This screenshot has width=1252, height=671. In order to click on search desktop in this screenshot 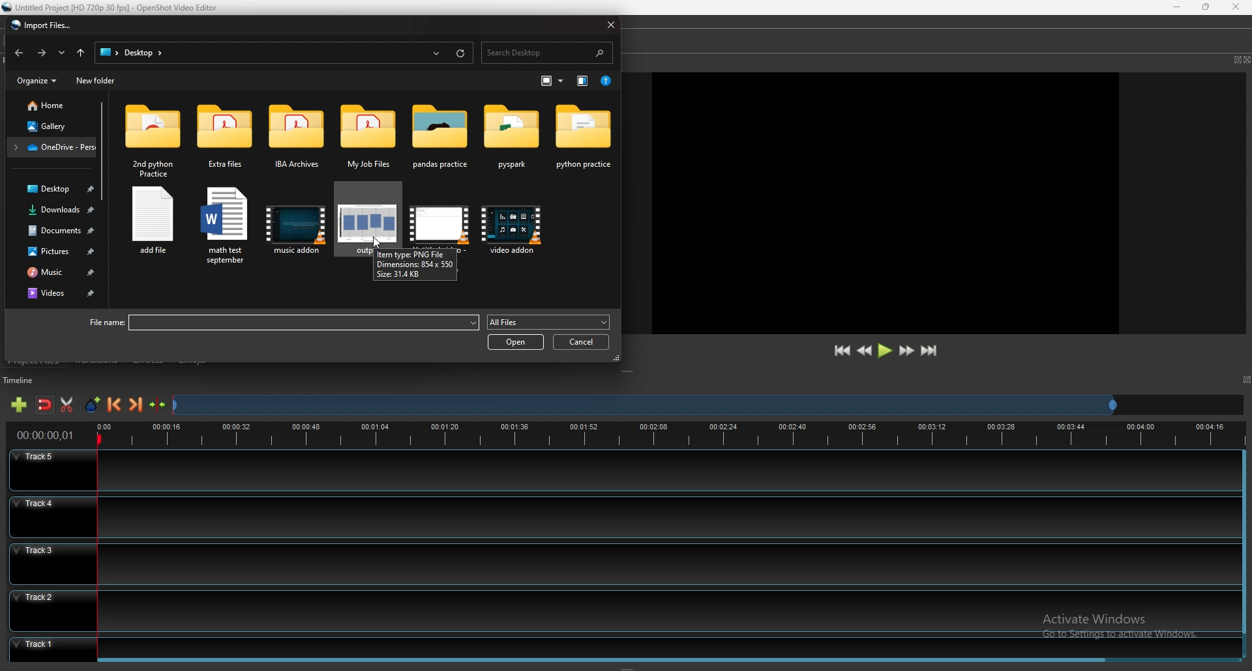, I will do `click(548, 53)`.